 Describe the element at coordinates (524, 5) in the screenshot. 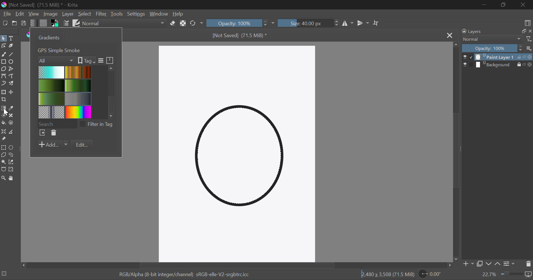

I see `Close` at that location.